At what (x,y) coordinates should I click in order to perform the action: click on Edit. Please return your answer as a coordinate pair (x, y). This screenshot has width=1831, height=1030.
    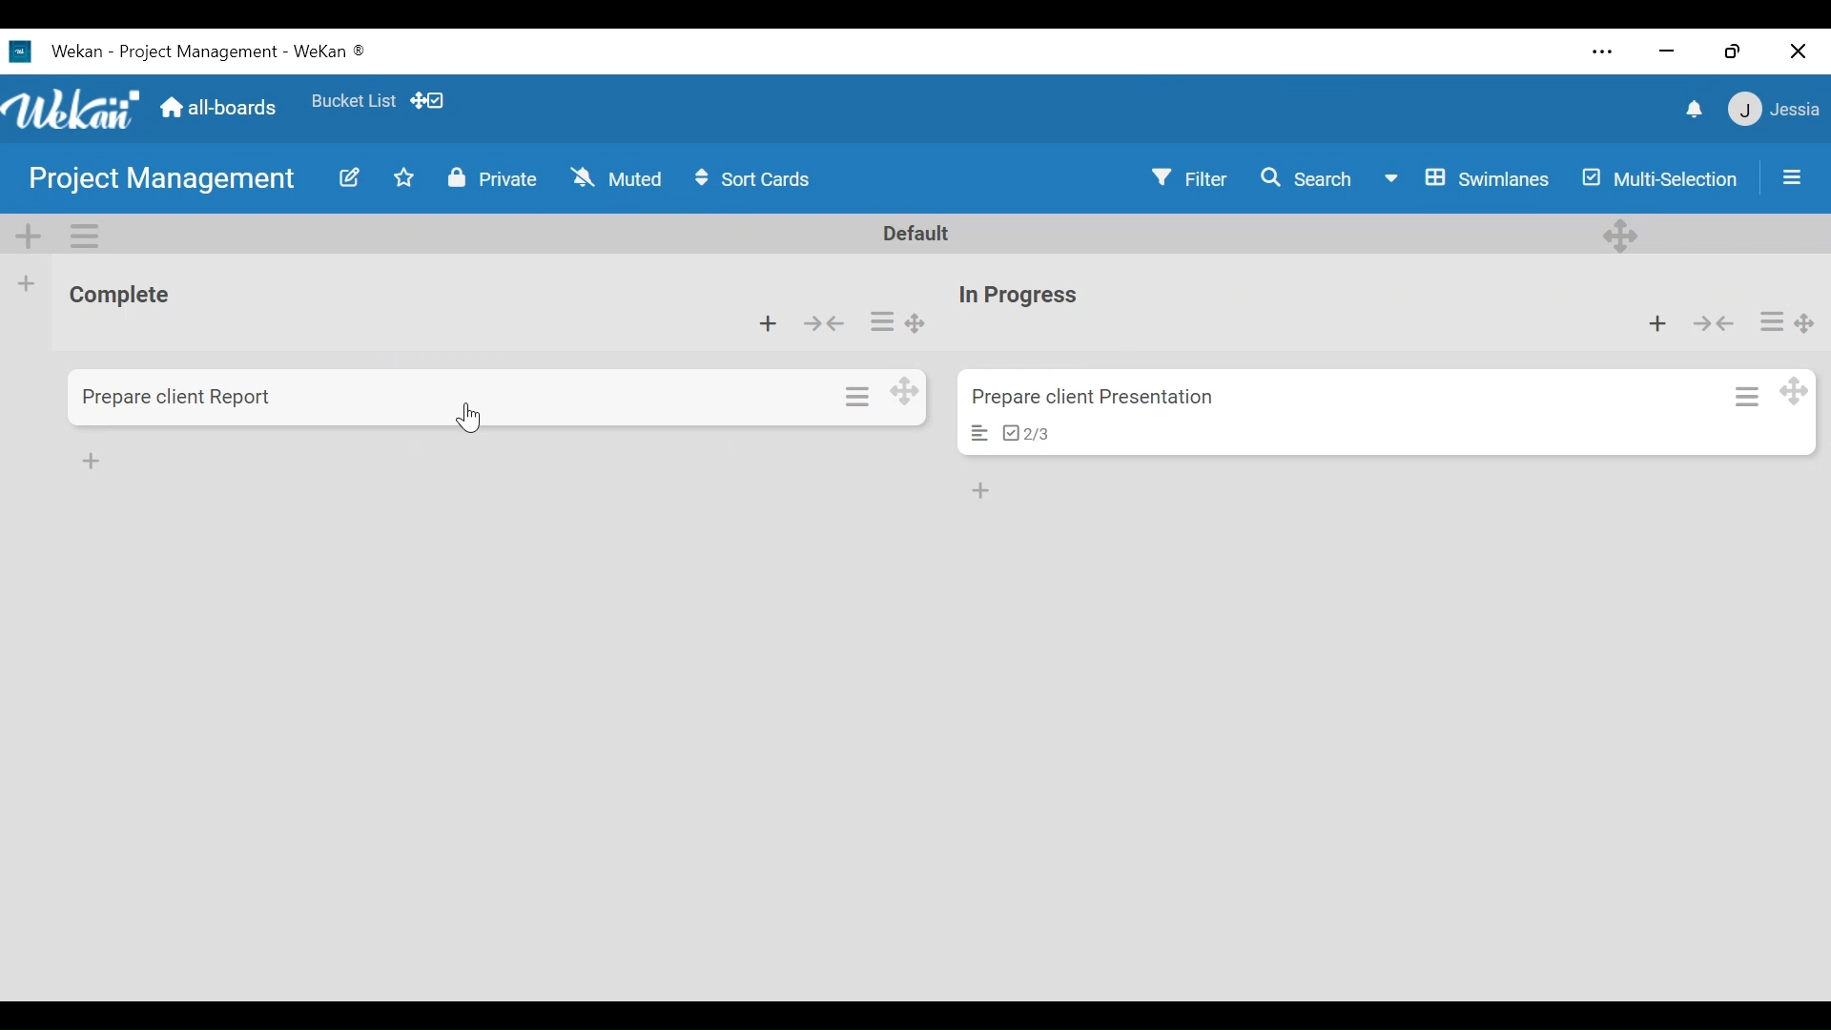
    Looking at the image, I should click on (351, 179).